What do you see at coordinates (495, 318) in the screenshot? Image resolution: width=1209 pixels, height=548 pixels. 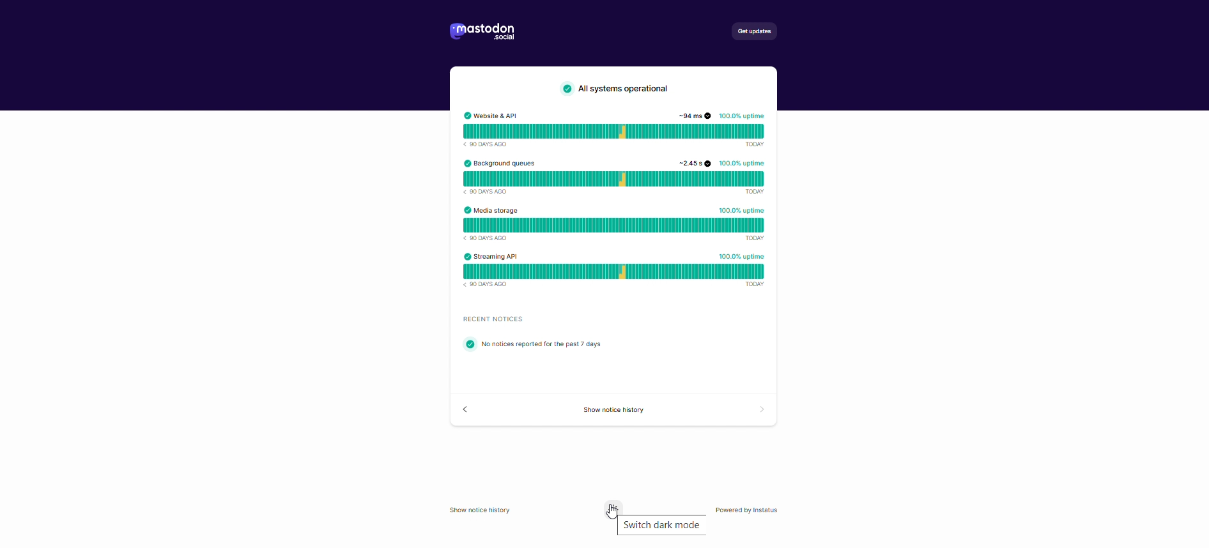 I see `text` at bounding box center [495, 318].